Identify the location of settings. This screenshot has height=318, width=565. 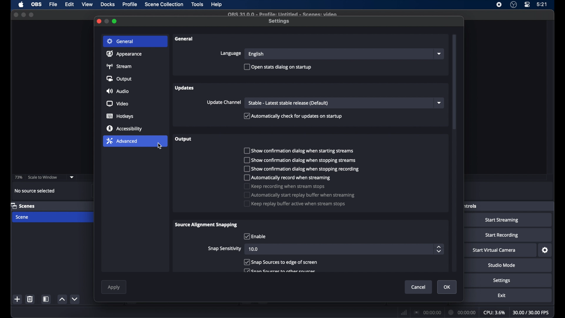
(545, 250).